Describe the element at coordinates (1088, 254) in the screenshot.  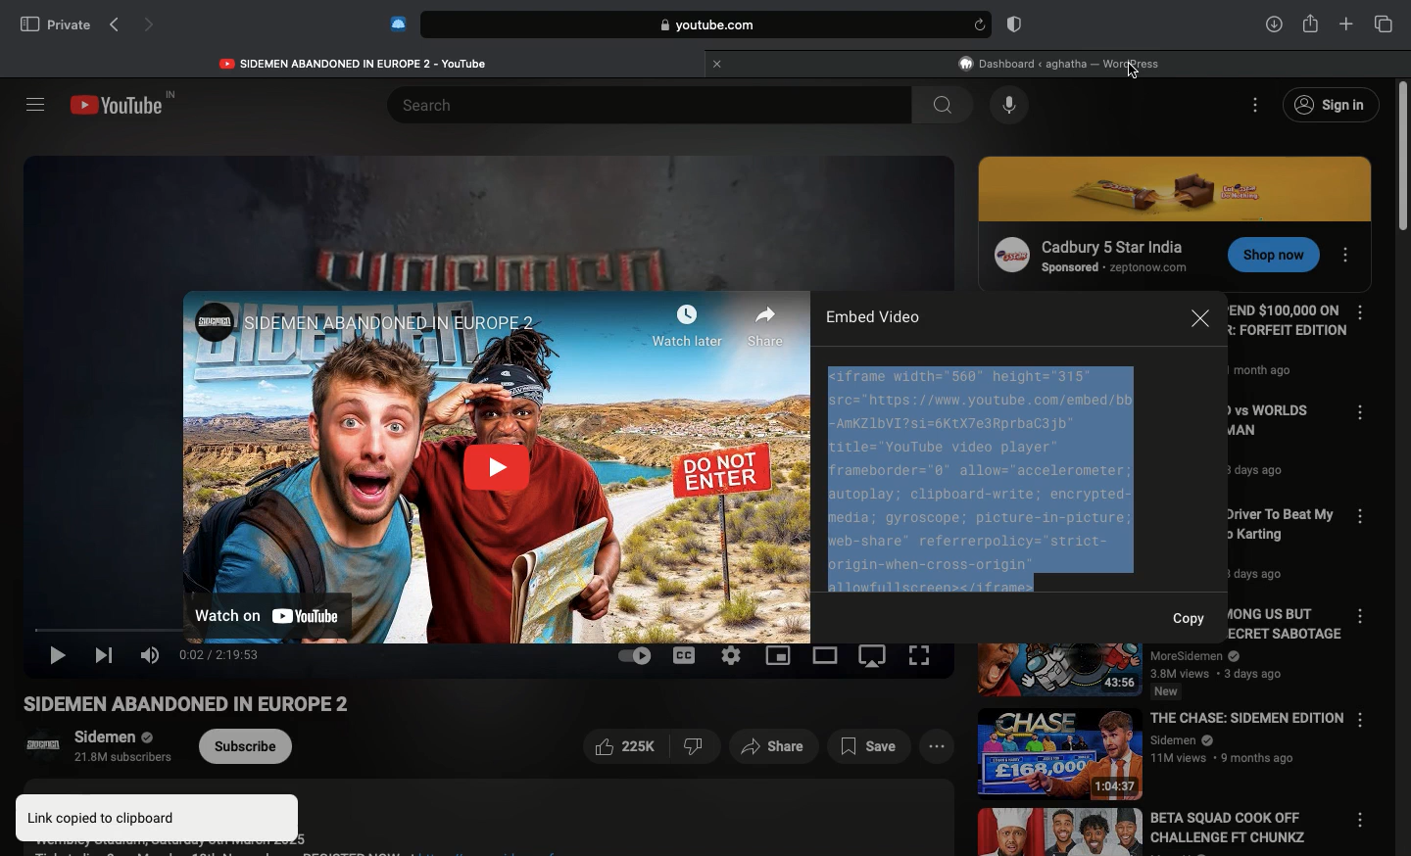
I see `Ad` at that location.